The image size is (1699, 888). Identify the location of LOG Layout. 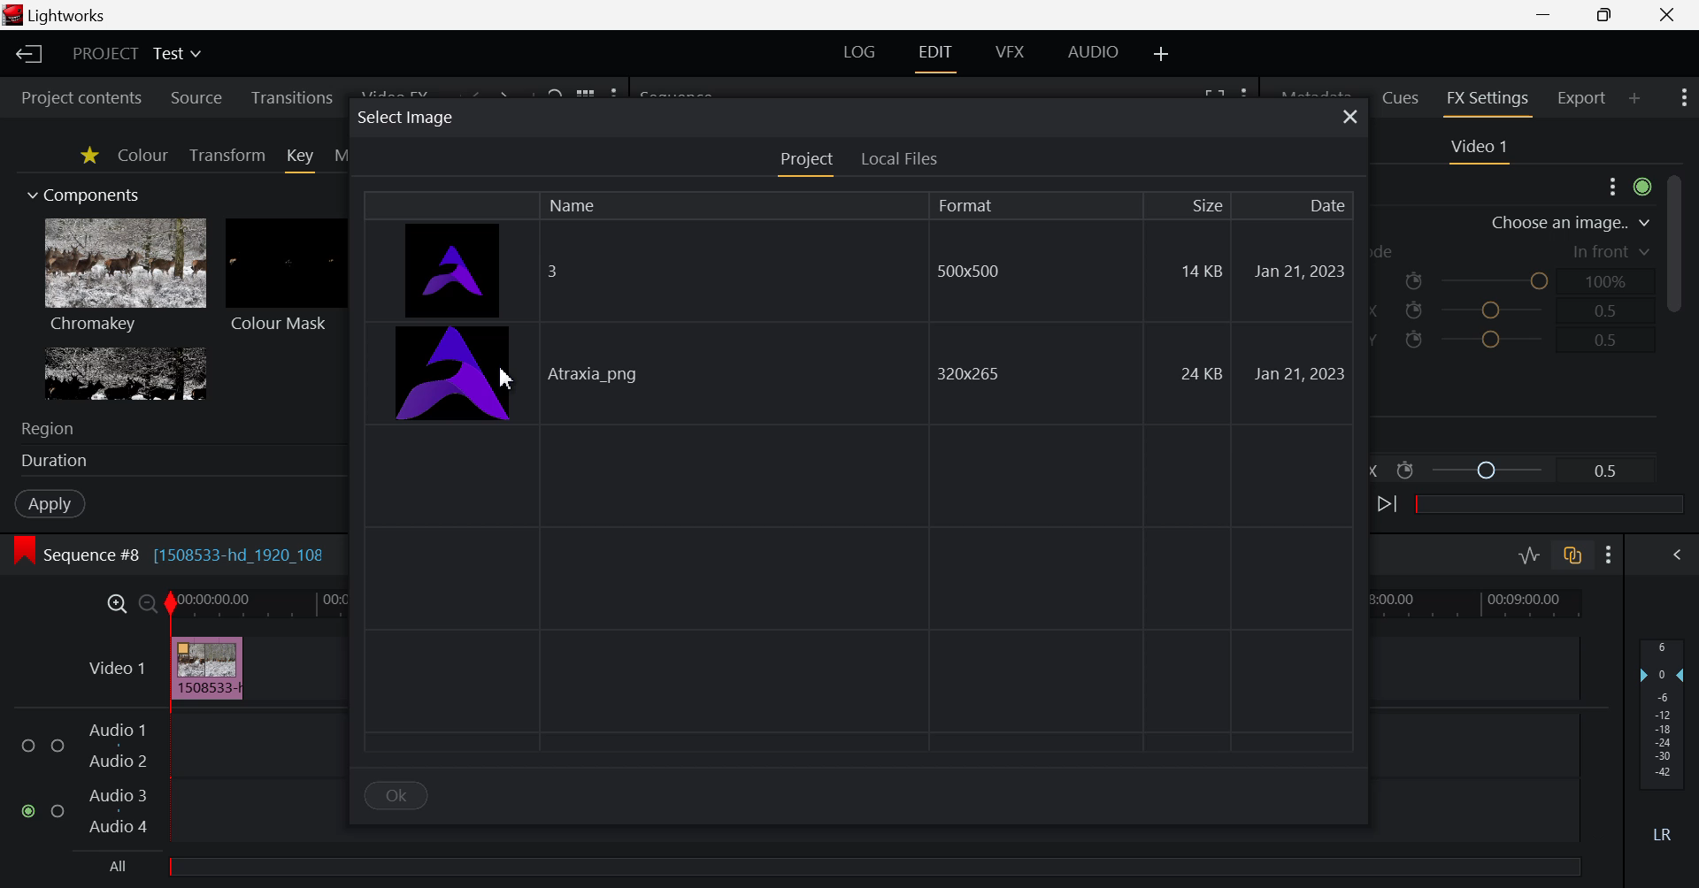
(864, 53).